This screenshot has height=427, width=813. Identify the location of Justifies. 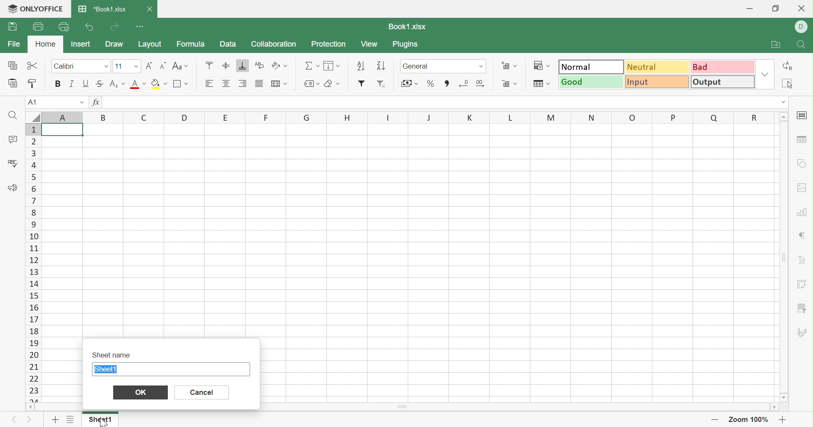
(260, 83).